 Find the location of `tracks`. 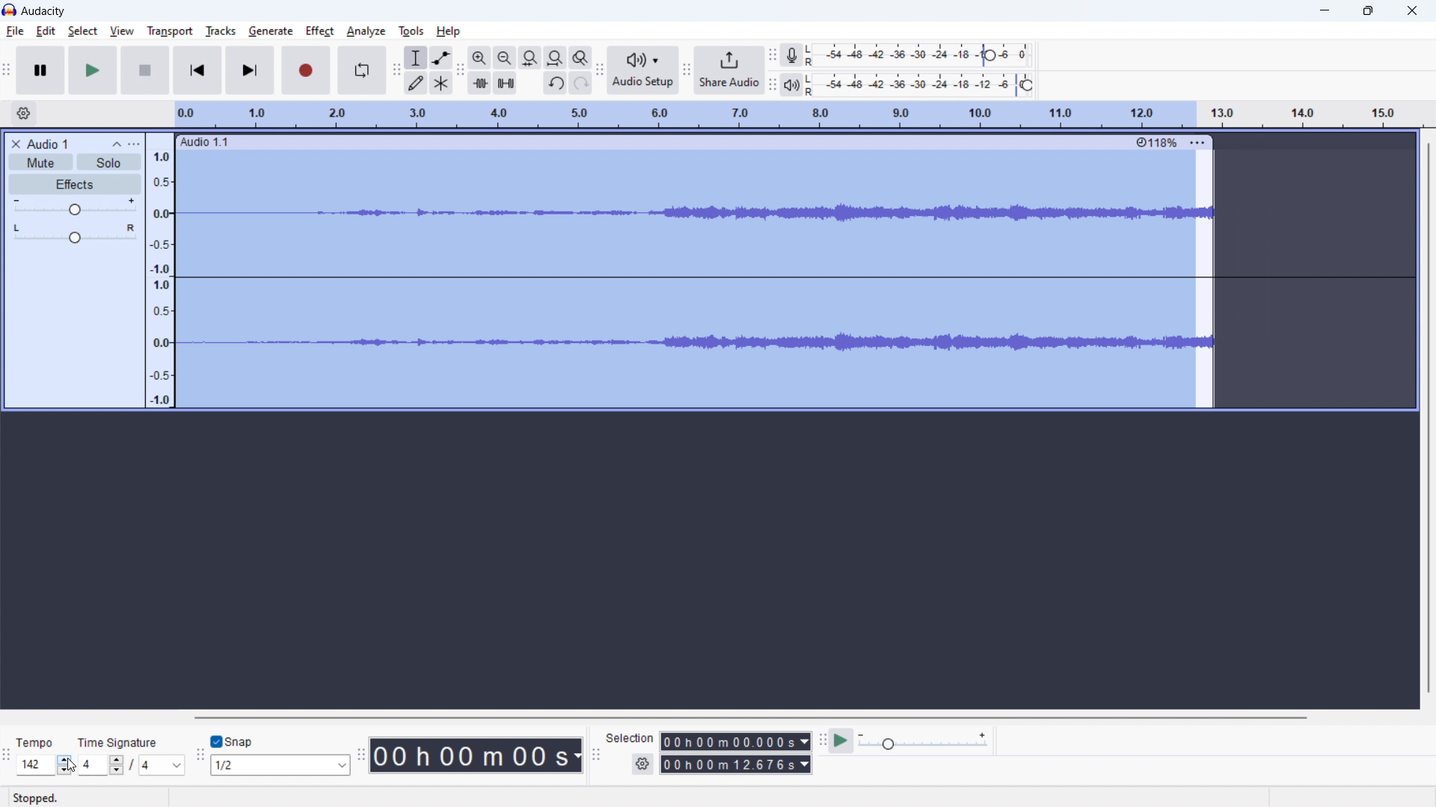

tracks is located at coordinates (220, 31).